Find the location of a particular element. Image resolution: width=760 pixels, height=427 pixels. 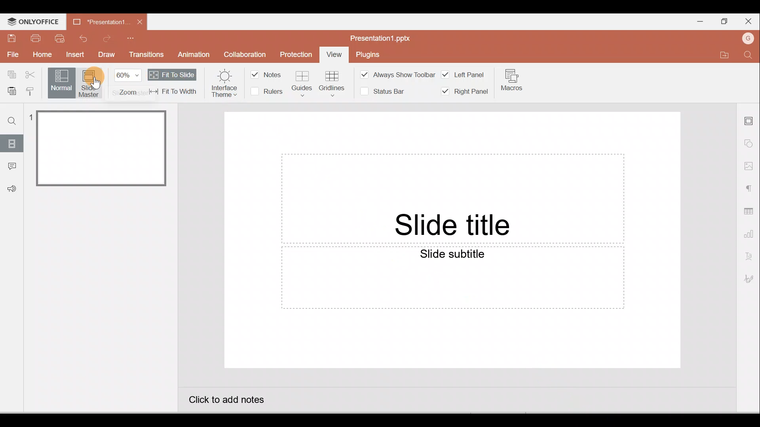

ONLYOFFICE is located at coordinates (32, 22).